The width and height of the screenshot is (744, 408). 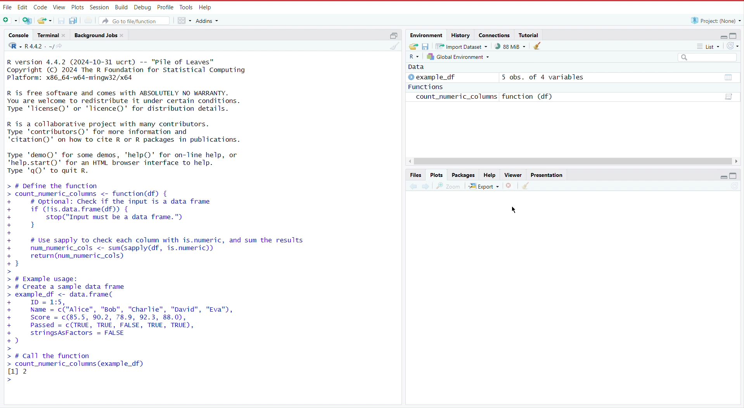 I want to click on Close, so click(x=510, y=185).